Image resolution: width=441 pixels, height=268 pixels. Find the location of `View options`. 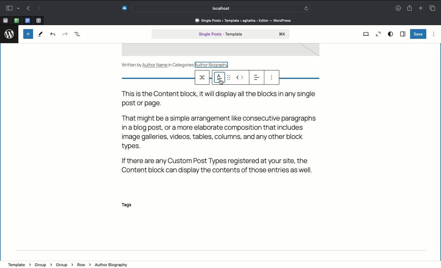

View options is located at coordinates (390, 34).